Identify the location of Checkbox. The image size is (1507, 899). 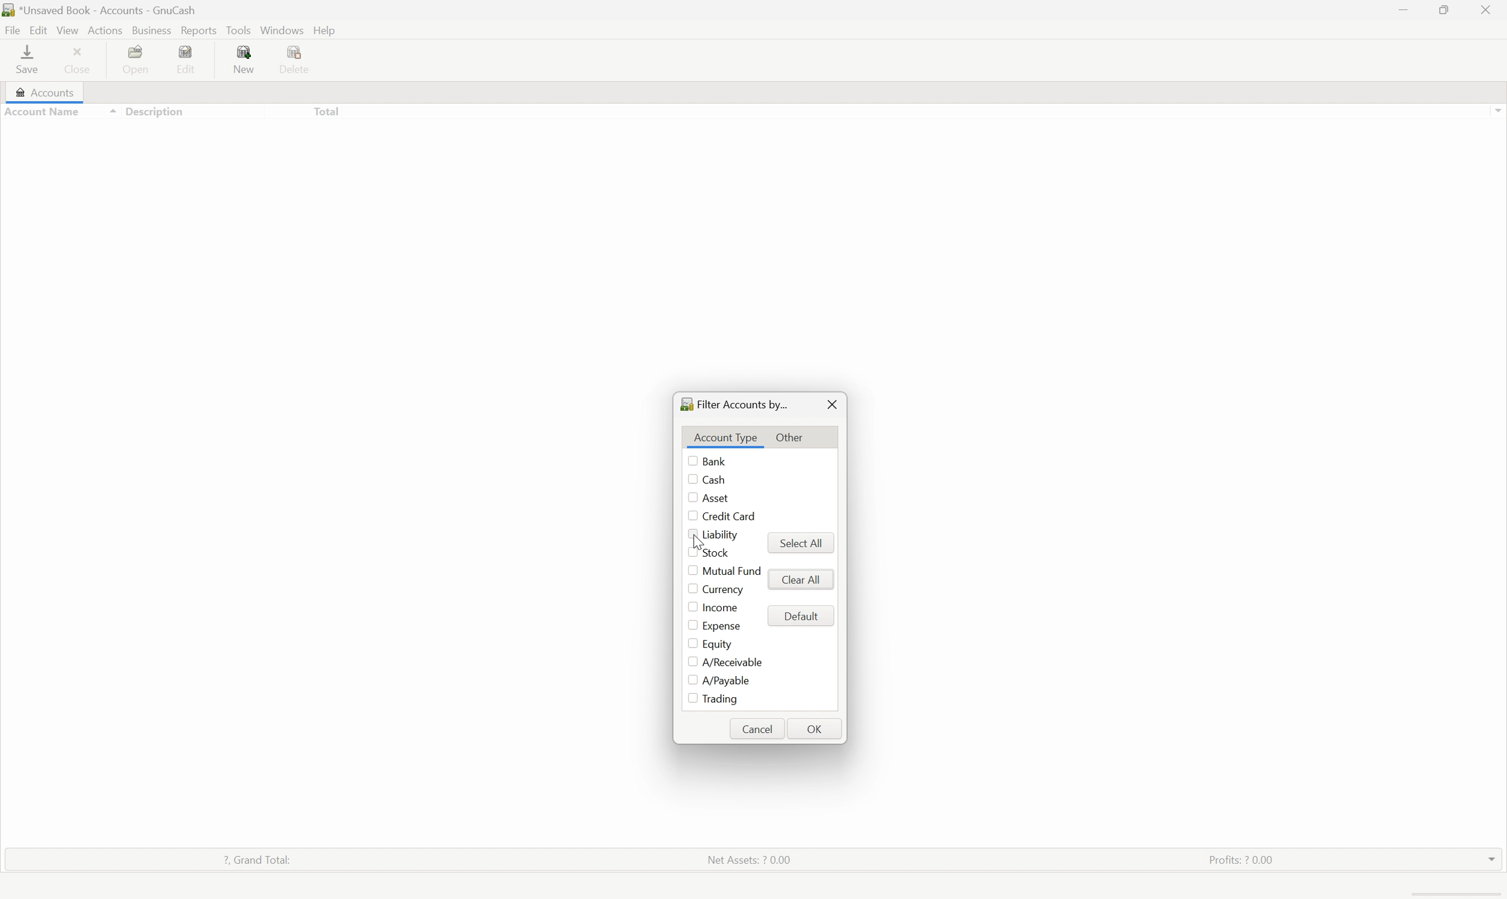
(688, 679).